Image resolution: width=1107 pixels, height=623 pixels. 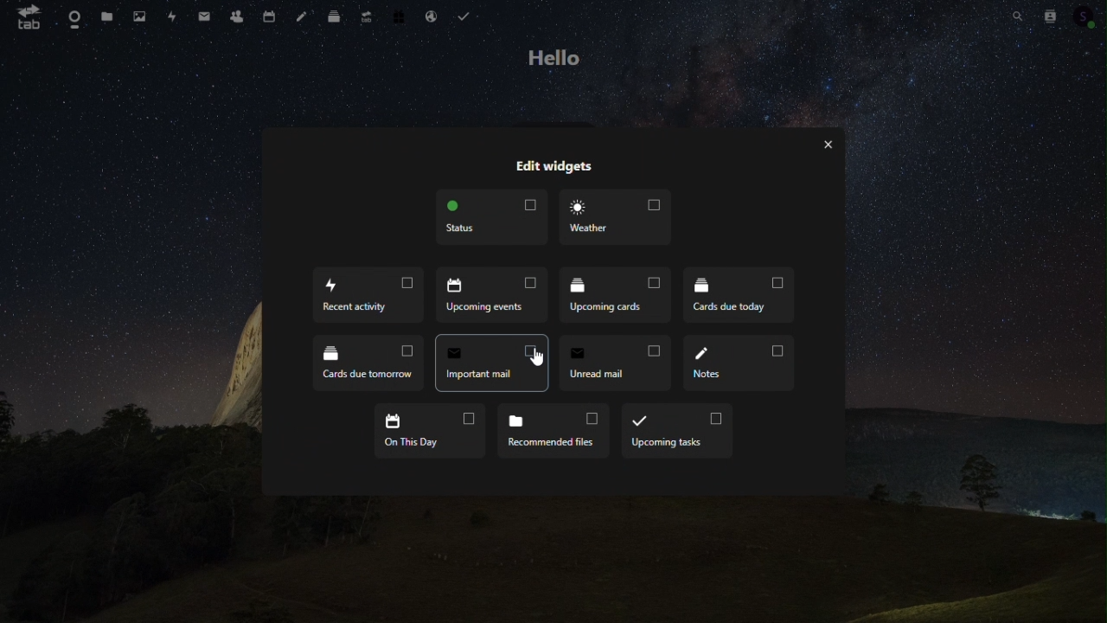 What do you see at coordinates (466, 16) in the screenshot?
I see `Task` at bounding box center [466, 16].